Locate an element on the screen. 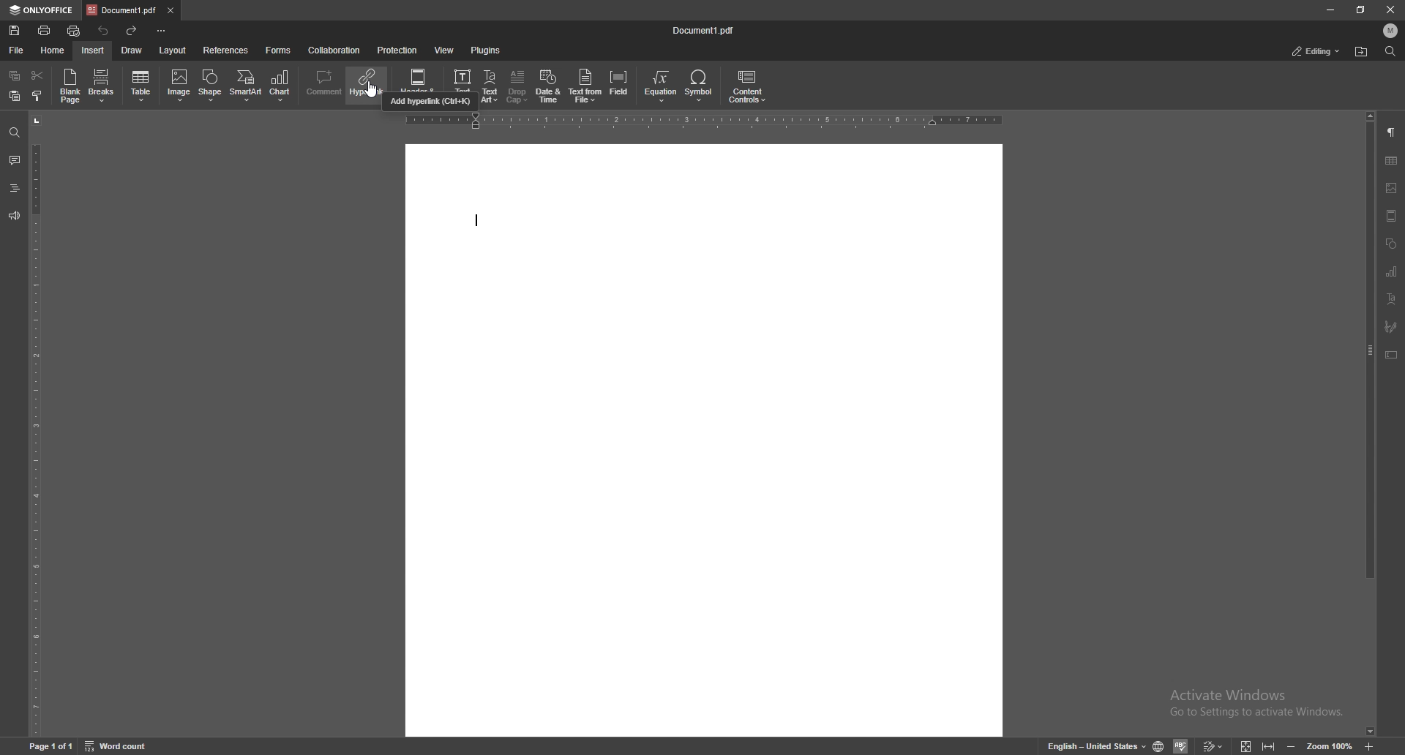 The height and width of the screenshot is (755, 1405). paragraph is located at coordinates (1393, 132).